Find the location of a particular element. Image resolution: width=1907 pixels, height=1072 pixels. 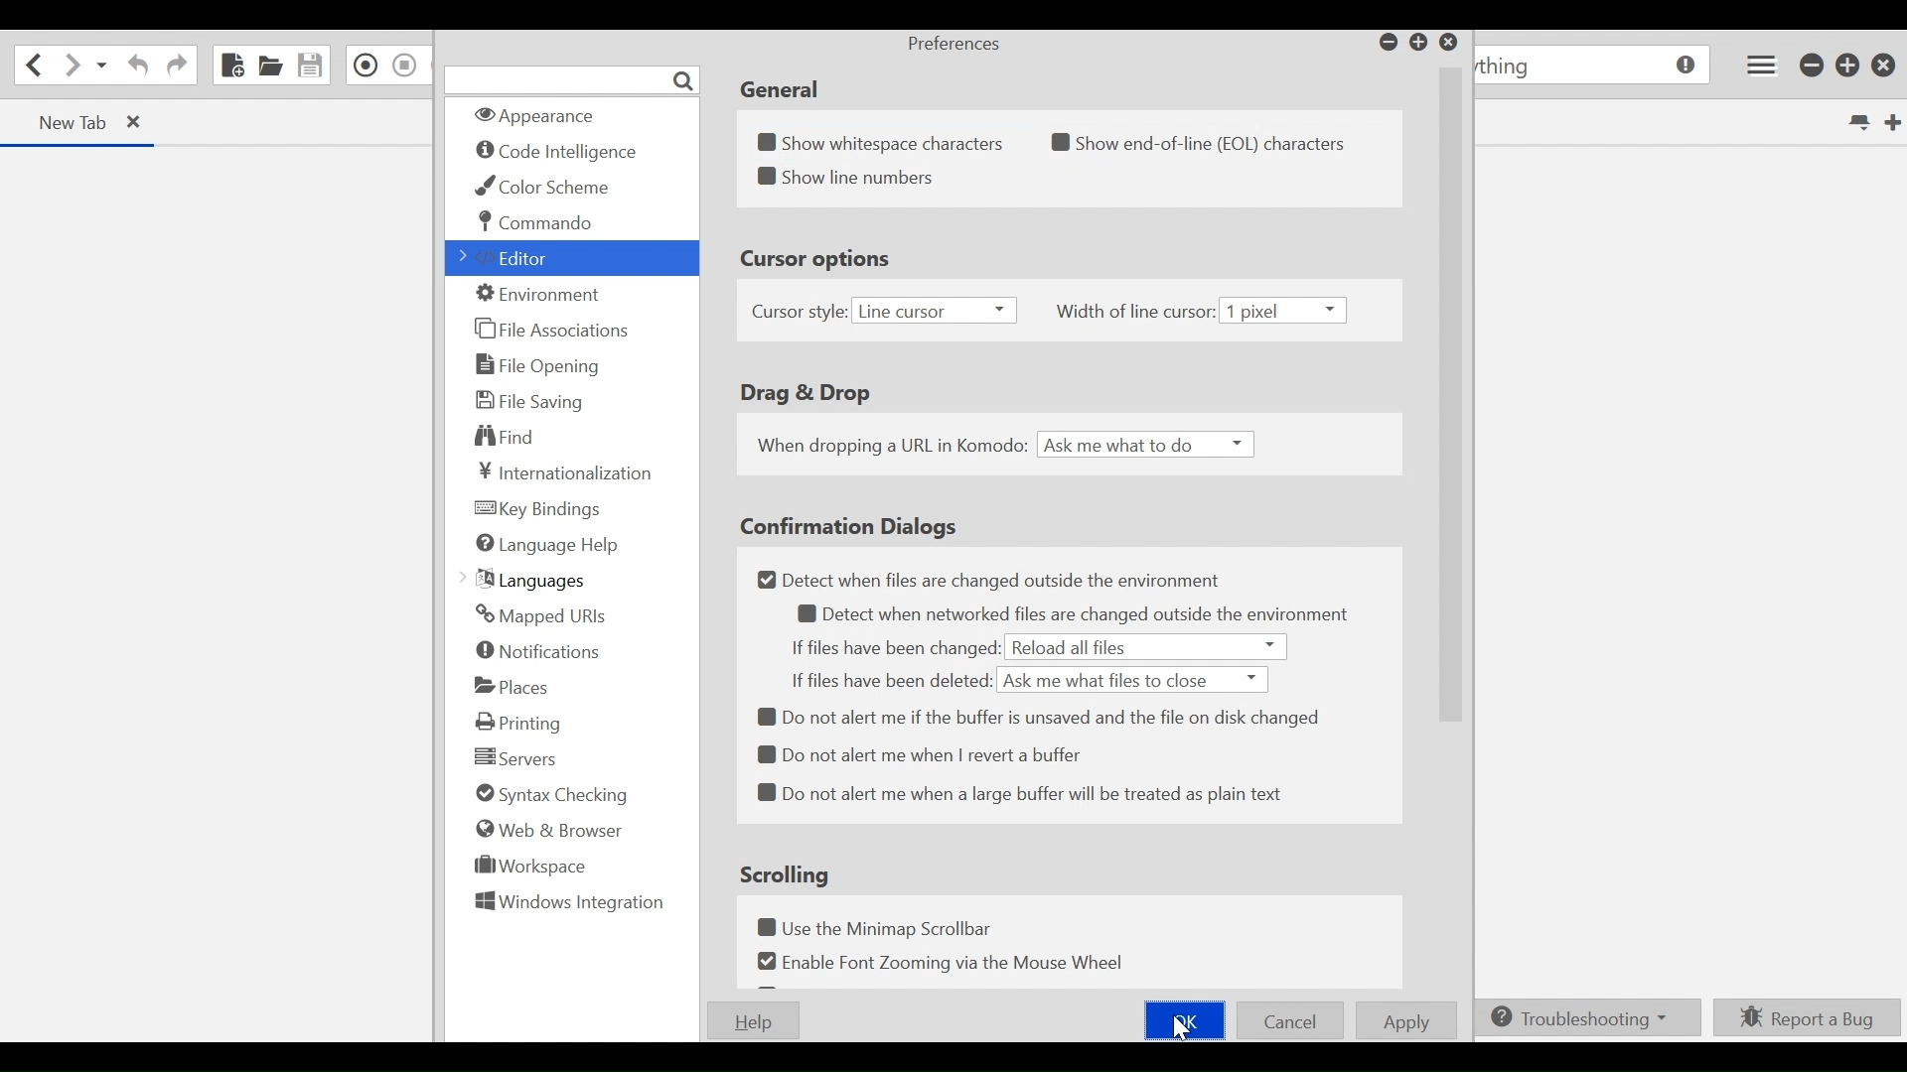

Places is located at coordinates (513, 686).